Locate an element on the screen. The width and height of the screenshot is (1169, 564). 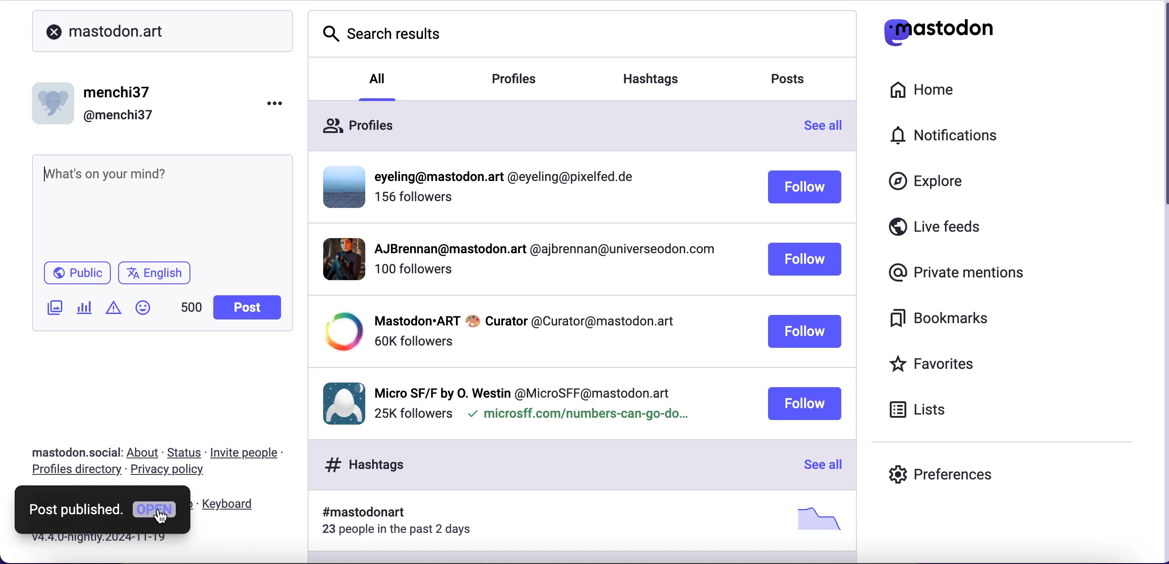
privacy policy is located at coordinates (174, 472).